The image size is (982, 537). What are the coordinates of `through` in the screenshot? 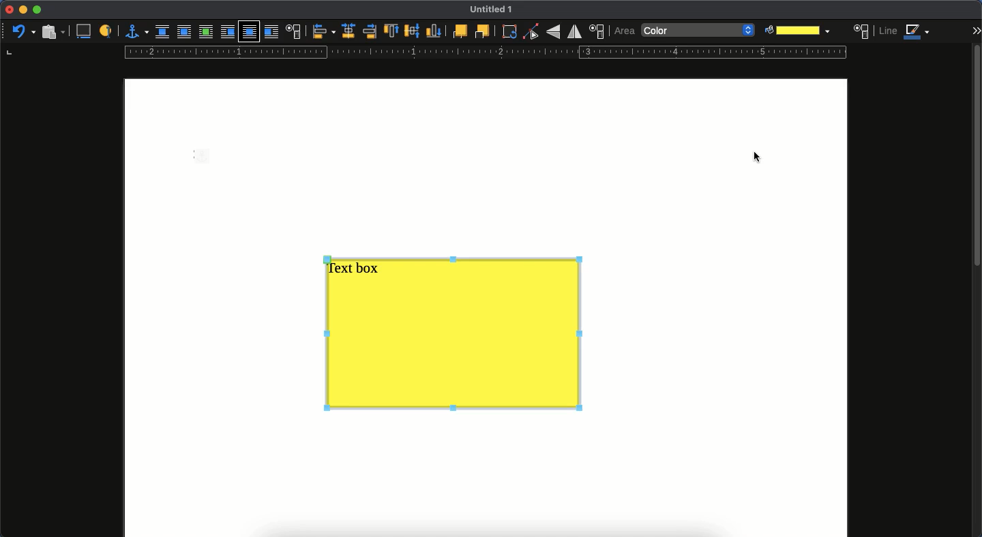 It's located at (250, 32).